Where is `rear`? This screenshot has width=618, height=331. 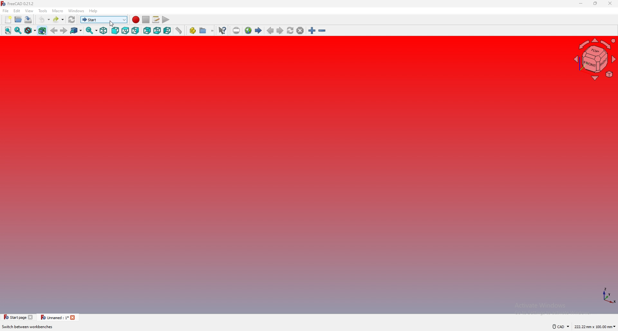
rear is located at coordinates (147, 31).